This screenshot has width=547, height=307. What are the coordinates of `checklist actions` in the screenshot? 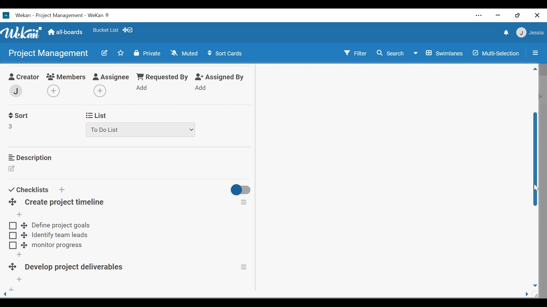 It's located at (244, 202).